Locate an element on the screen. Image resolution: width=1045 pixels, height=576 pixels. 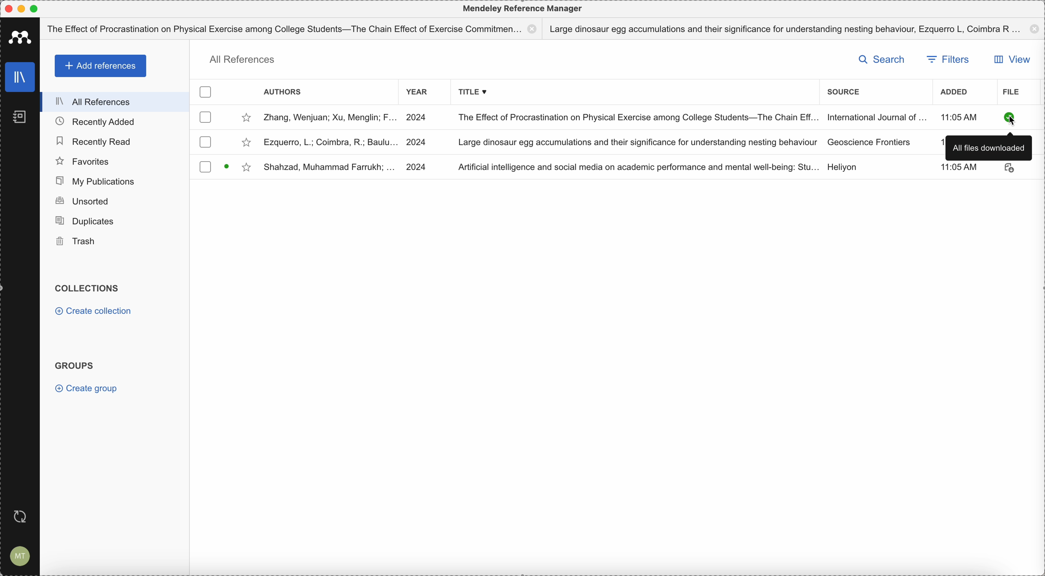
all files downloaded is located at coordinates (989, 149).